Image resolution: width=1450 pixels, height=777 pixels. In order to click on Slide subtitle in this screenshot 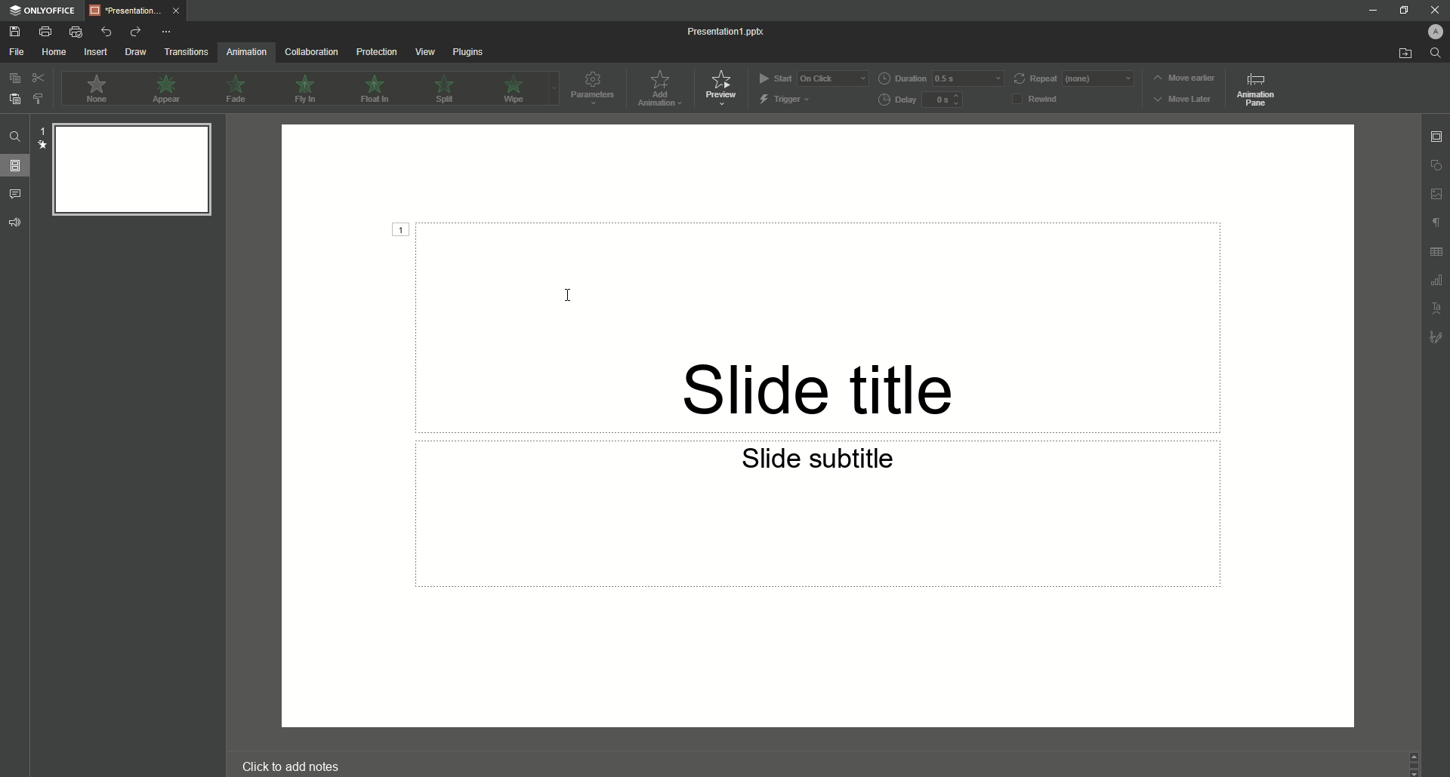, I will do `click(820, 464)`.